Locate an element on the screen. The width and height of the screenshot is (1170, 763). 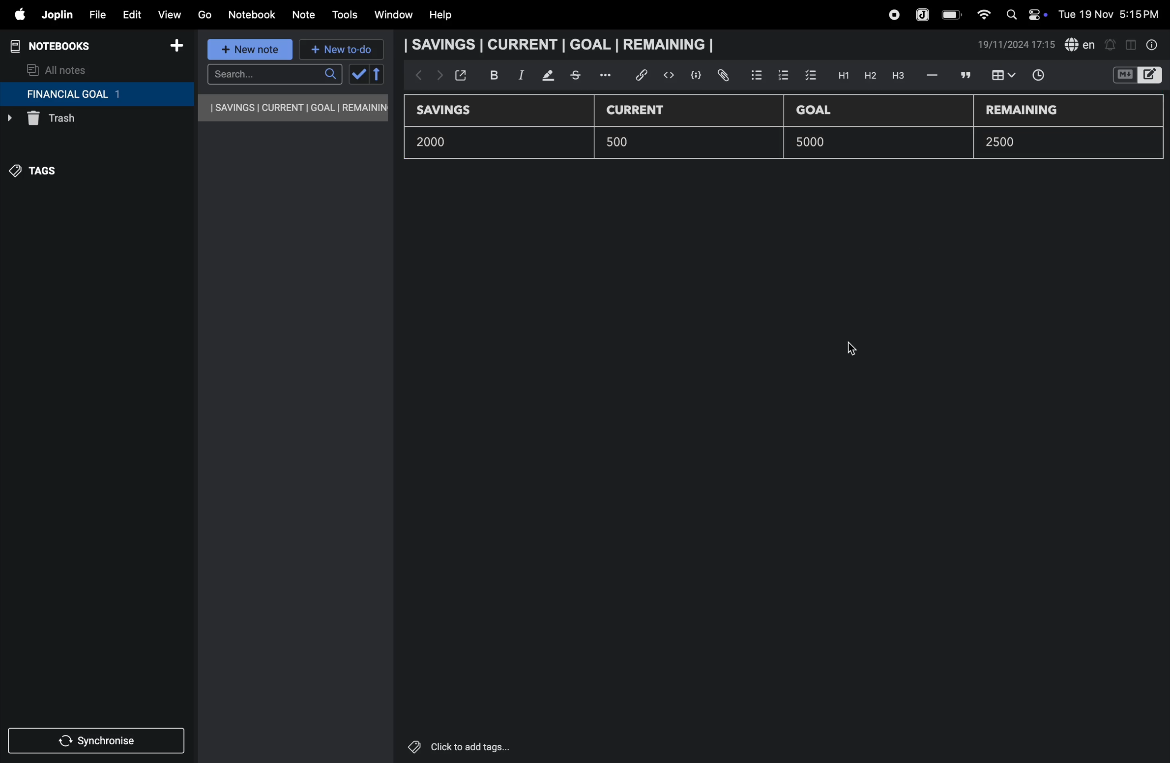
financial goal is located at coordinates (96, 94).